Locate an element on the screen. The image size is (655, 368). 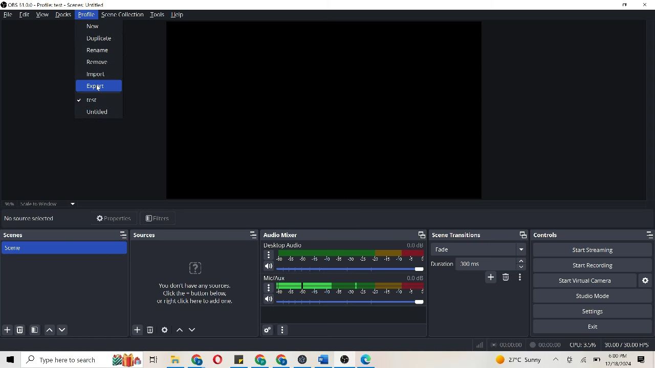
scene transitions is located at coordinates (459, 235).